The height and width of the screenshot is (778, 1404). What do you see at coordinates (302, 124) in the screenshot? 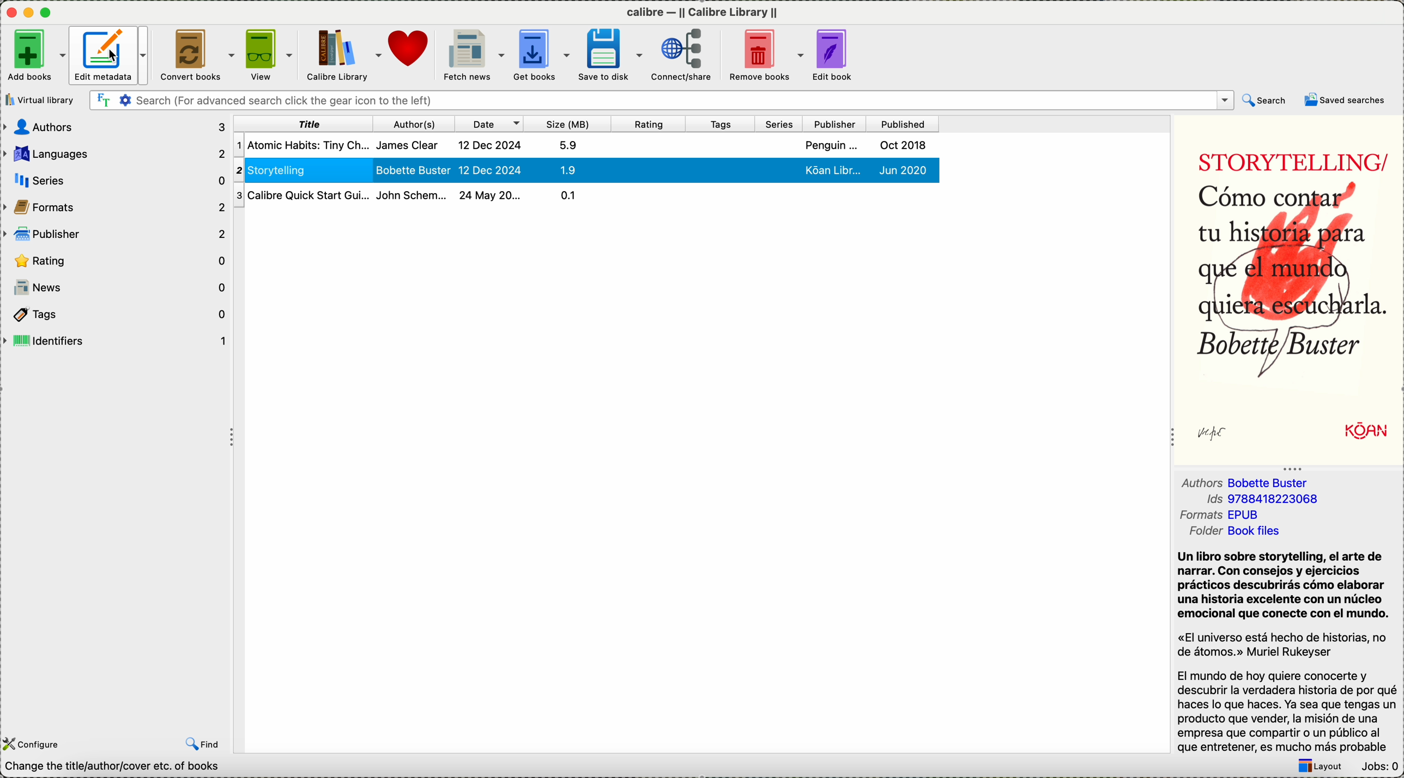
I see `title` at bounding box center [302, 124].